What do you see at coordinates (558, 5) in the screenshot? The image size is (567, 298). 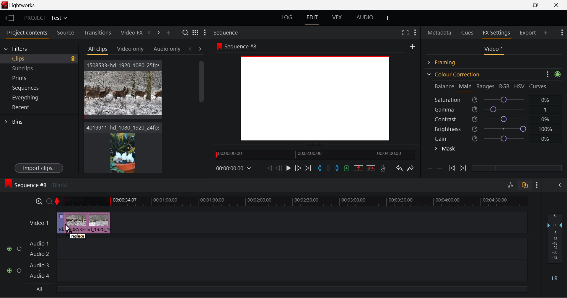 I see `Close` at bounding box center [558, 5].